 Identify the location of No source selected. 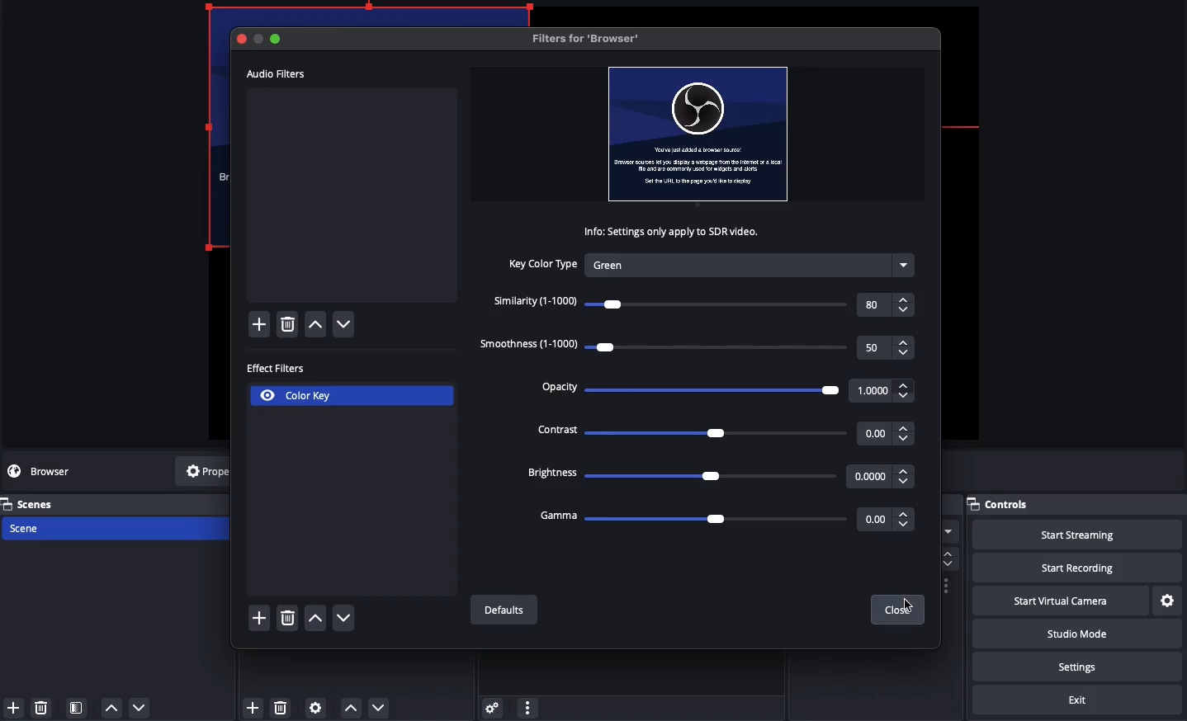
(54, 471).